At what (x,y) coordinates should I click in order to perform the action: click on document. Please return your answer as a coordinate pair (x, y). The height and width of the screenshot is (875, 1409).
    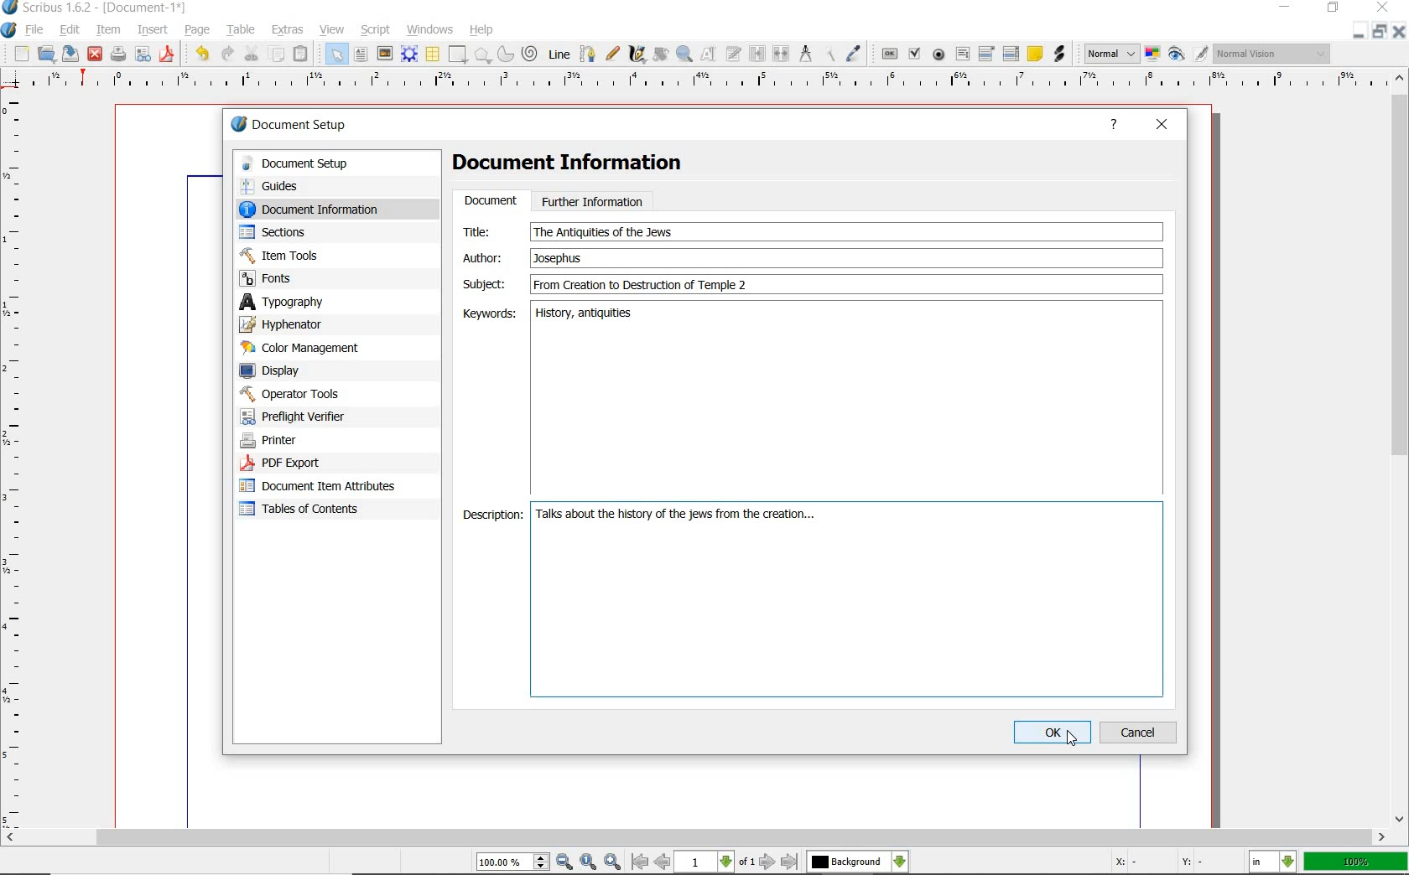
    Looking at the image, I should click on (490, 201).